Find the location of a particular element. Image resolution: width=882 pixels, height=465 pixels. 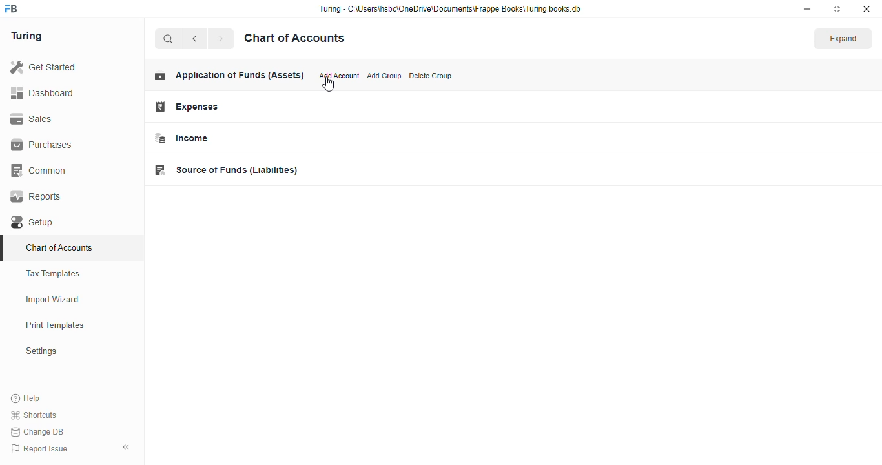

purchases is located at coordinates (43, 145).